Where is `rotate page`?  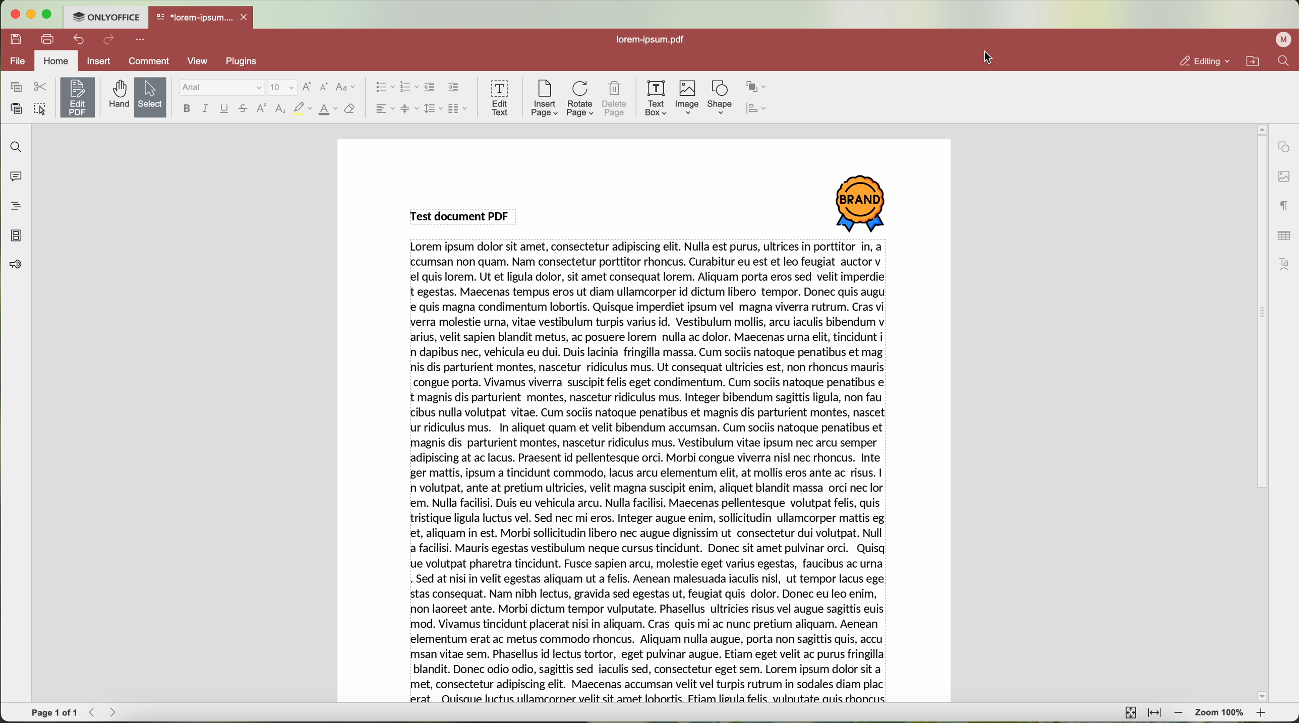
rotate page is located at coordinates (580, 99).